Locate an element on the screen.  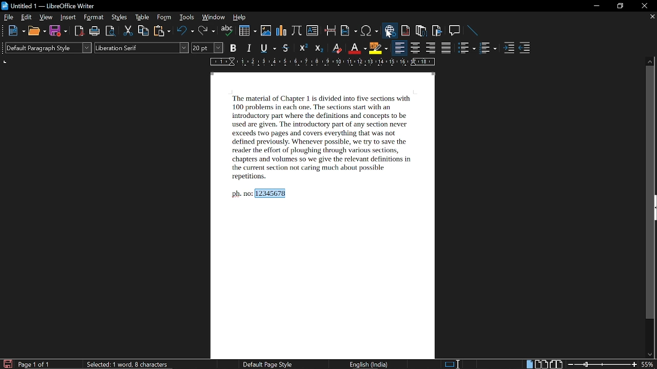
change zoom is located at coordinates (603, 365).